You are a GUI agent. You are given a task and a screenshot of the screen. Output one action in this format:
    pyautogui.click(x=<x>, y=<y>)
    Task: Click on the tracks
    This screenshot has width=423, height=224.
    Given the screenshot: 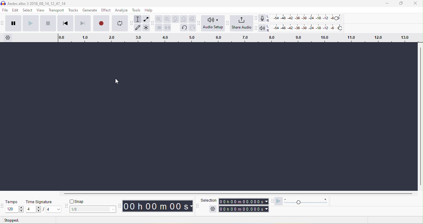 What is the action you would take?
    pyautogui.click(x=73, y=10)
    